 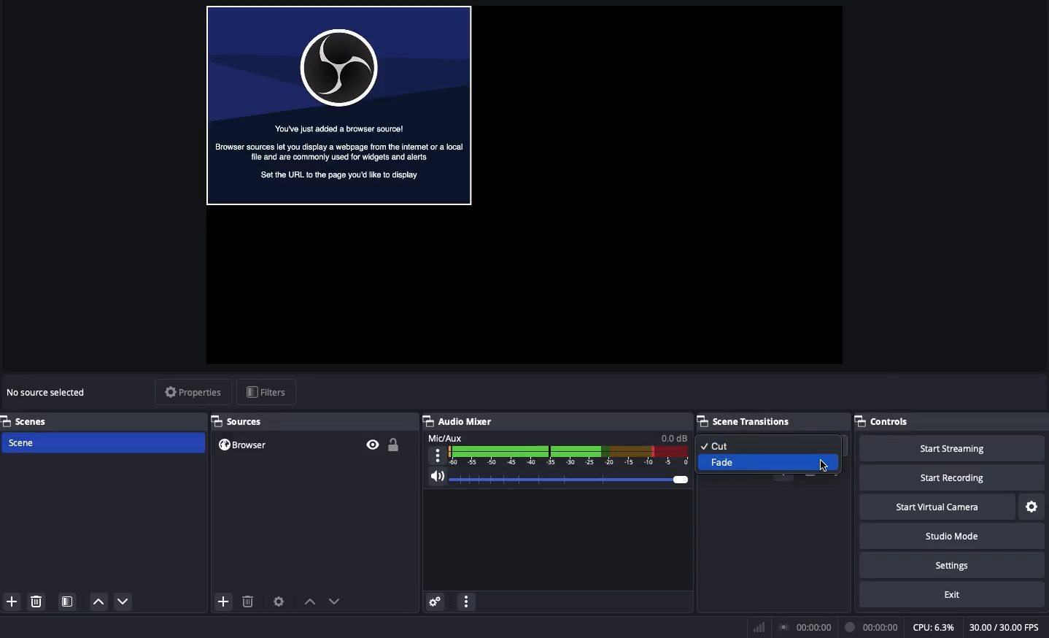 I want to click on Sources preferences, so click(x=281, y=600).